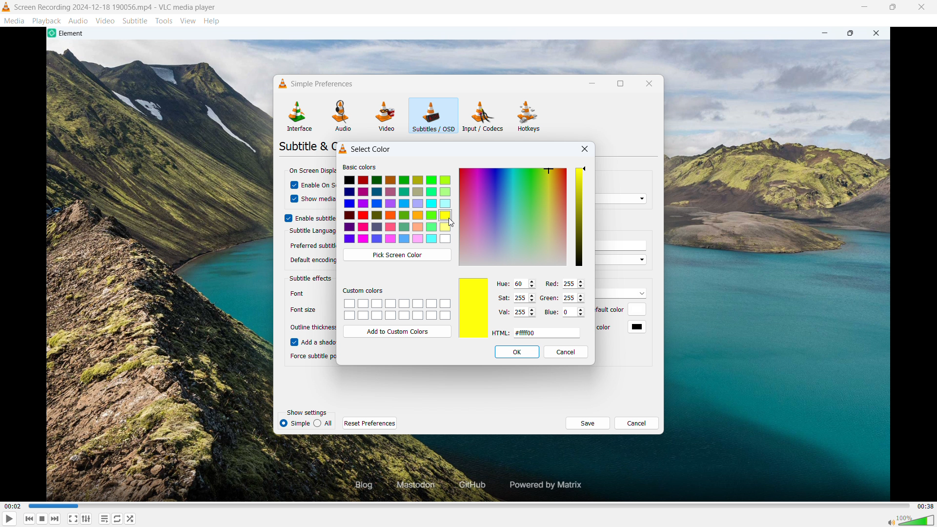 This screenshot has height=527, width=937. Describe the element at coordinates (131, 519) in the screenshot. I see `random ` at that location.